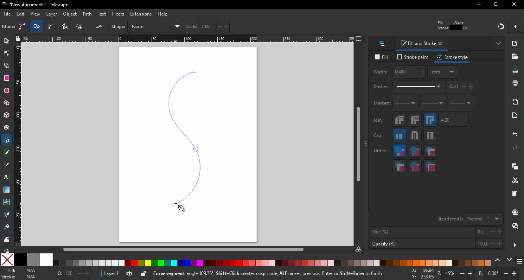 The height and width of the screenshot is (280, 524). What do you see at coordinates (88, 14) in the screenshot?
I see `path` at bounding box center [88, 14].